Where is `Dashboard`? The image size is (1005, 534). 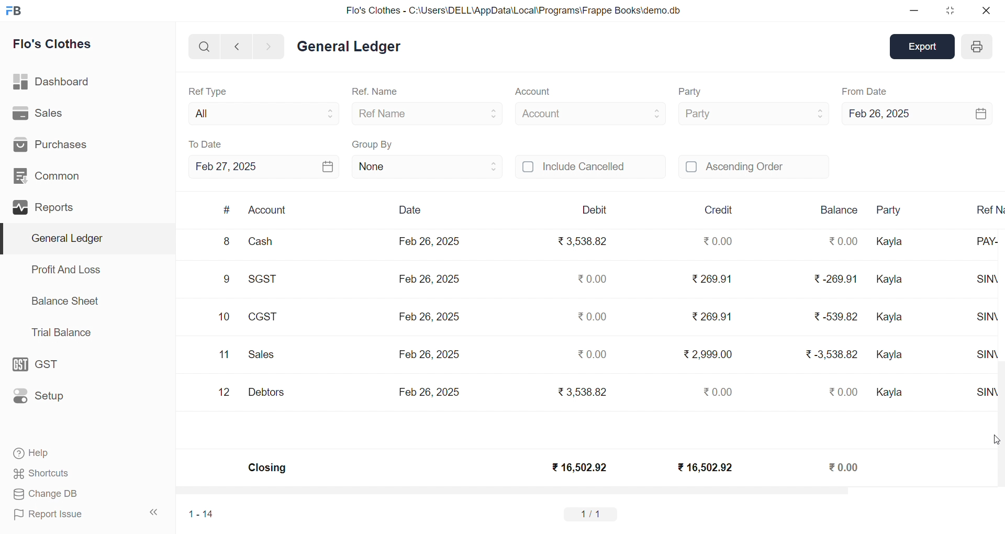
Dashboard is located at coordinates (50, 80).